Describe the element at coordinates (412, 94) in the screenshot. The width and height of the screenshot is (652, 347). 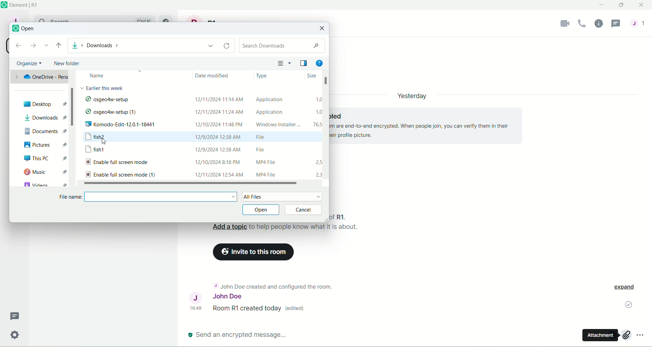
I see `Yesterday` at that location.